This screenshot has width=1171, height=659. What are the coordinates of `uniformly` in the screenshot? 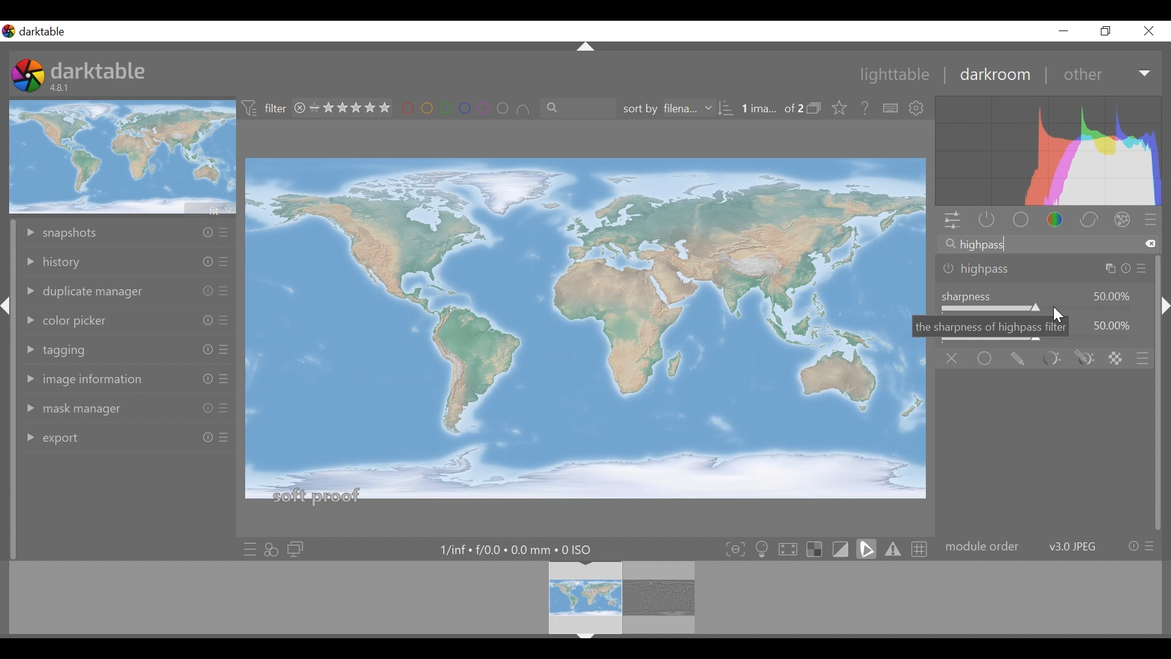 It's located at (985, 359).